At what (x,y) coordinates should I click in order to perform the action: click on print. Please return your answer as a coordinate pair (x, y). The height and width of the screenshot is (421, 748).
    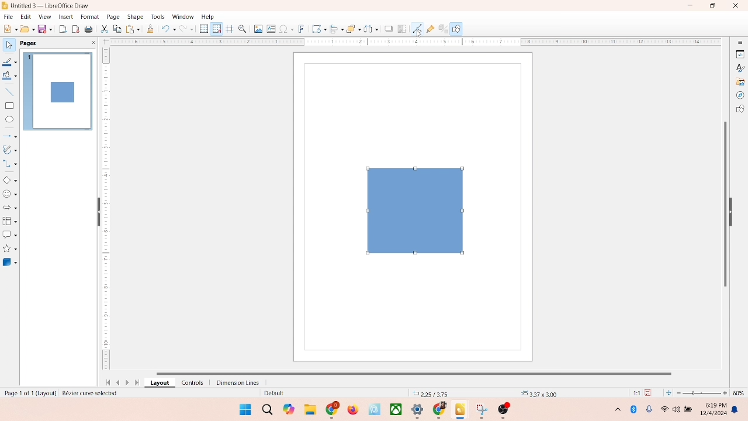
    Looking at the image, I should click on (90, 30).